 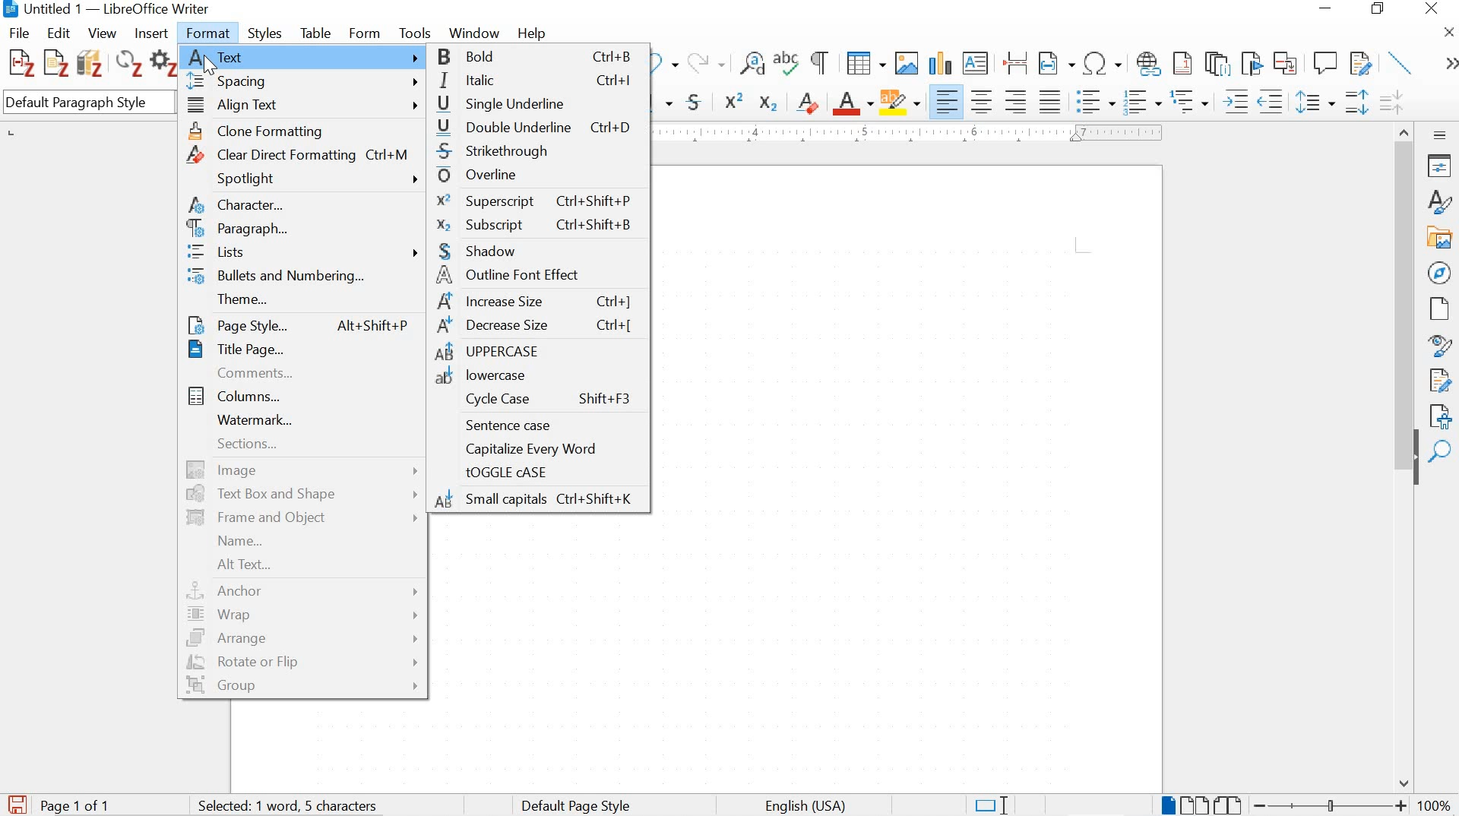 I want to click on arrange, so click(x=303, y=638).